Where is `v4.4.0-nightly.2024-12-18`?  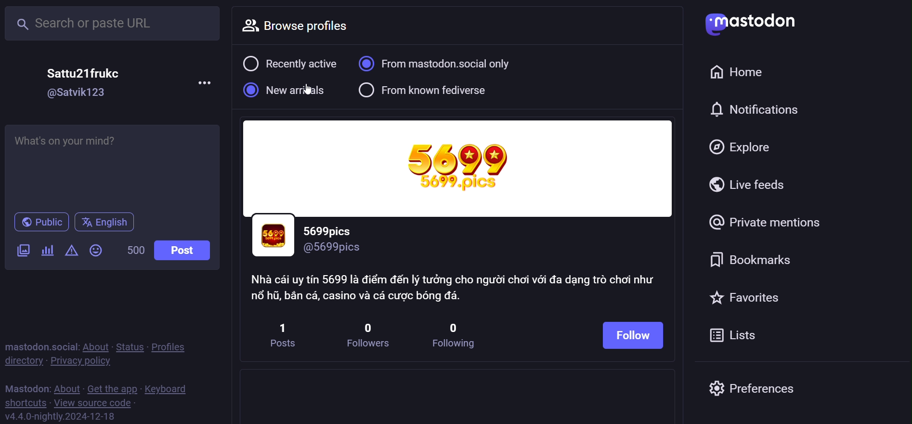 v4.4.0-nightly.2024-12-18 is located at coordinates (60, 417).